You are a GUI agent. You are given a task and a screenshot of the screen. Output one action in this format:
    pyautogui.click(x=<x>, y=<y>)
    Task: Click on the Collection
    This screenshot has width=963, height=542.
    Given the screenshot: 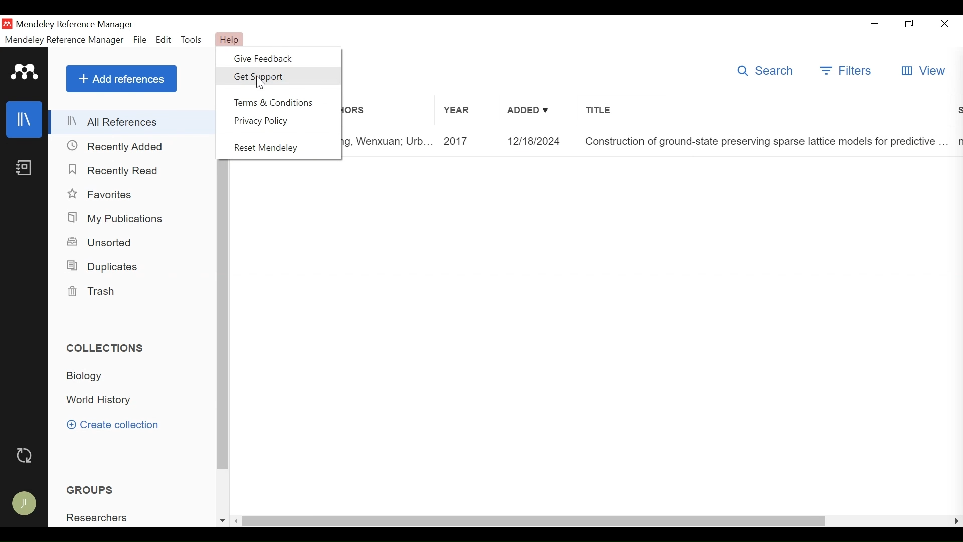 What is the action you would take?
    pyautogui.click(x=99, y=401)
    